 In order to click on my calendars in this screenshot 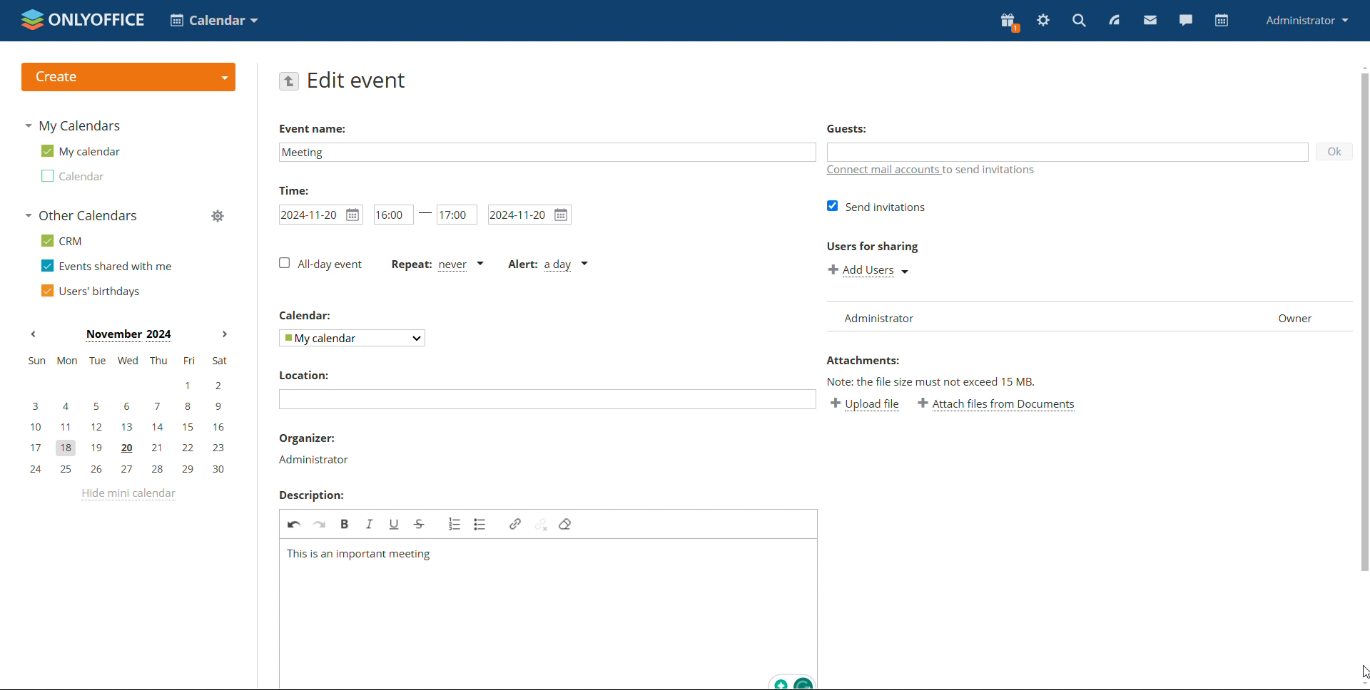, I will do `click(73, 126)`.